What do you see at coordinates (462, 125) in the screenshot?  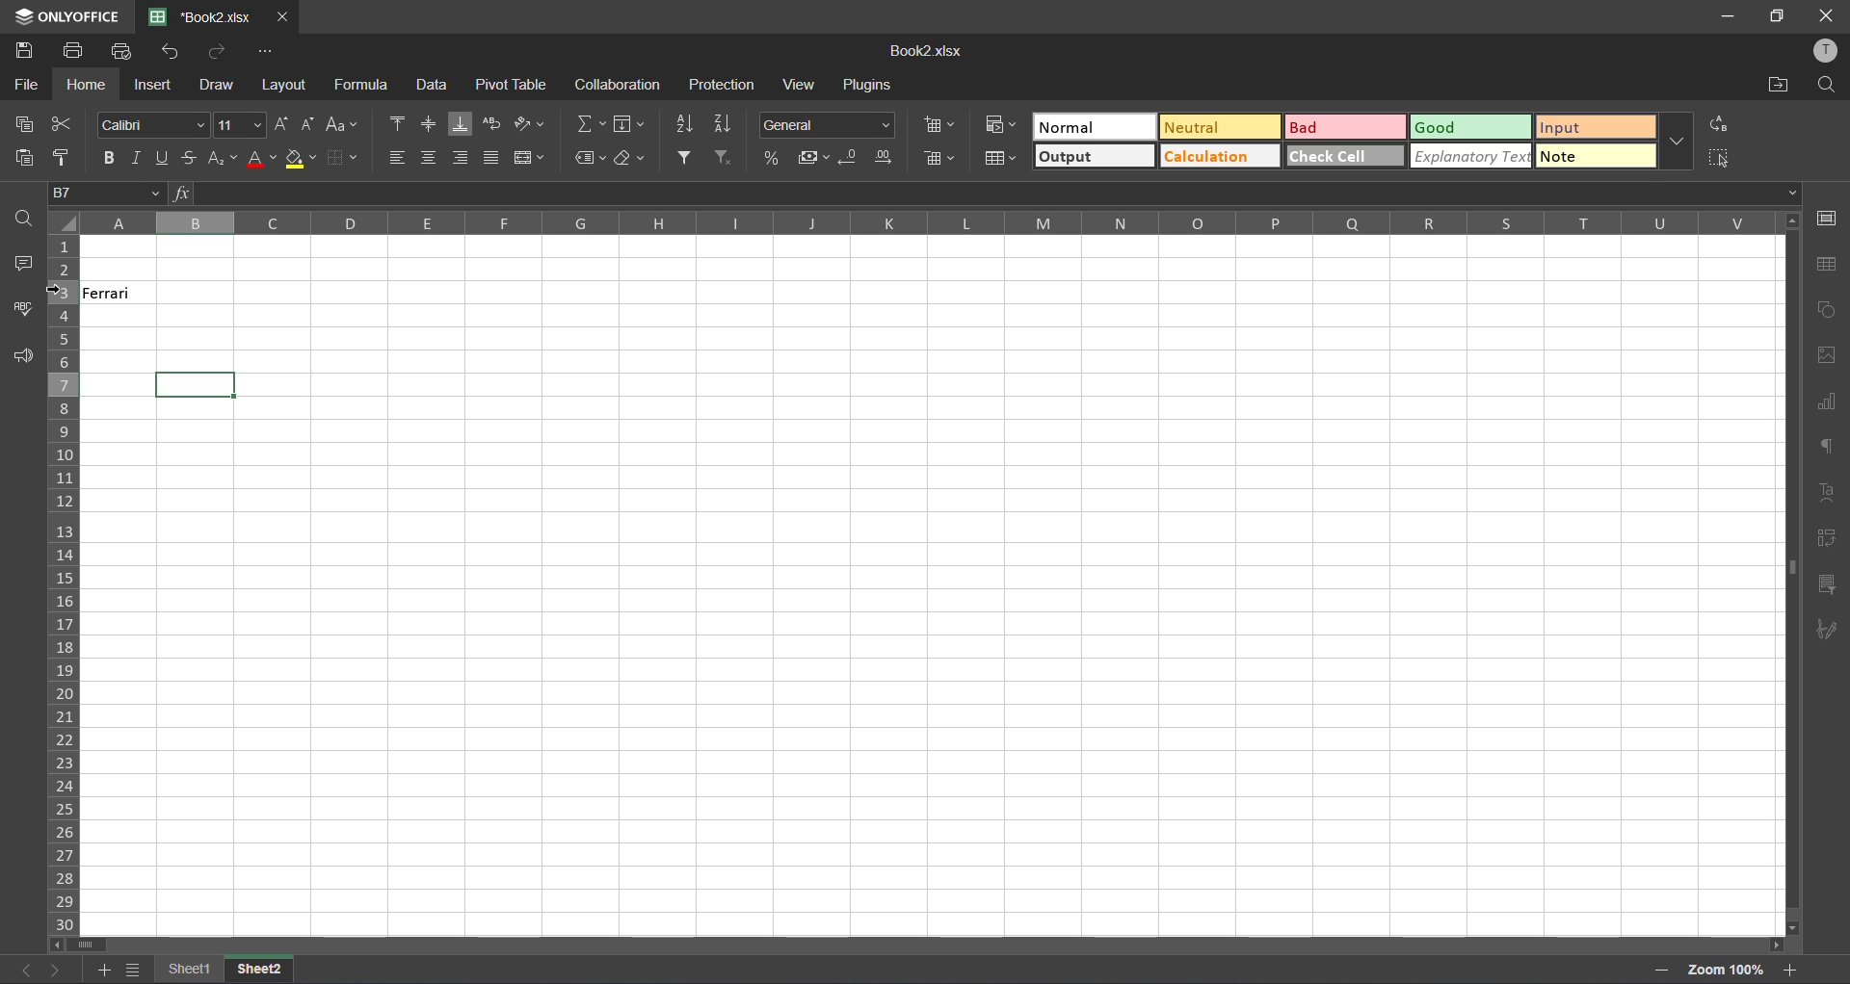 I see `align bottom` at bounding box center [462, 125].